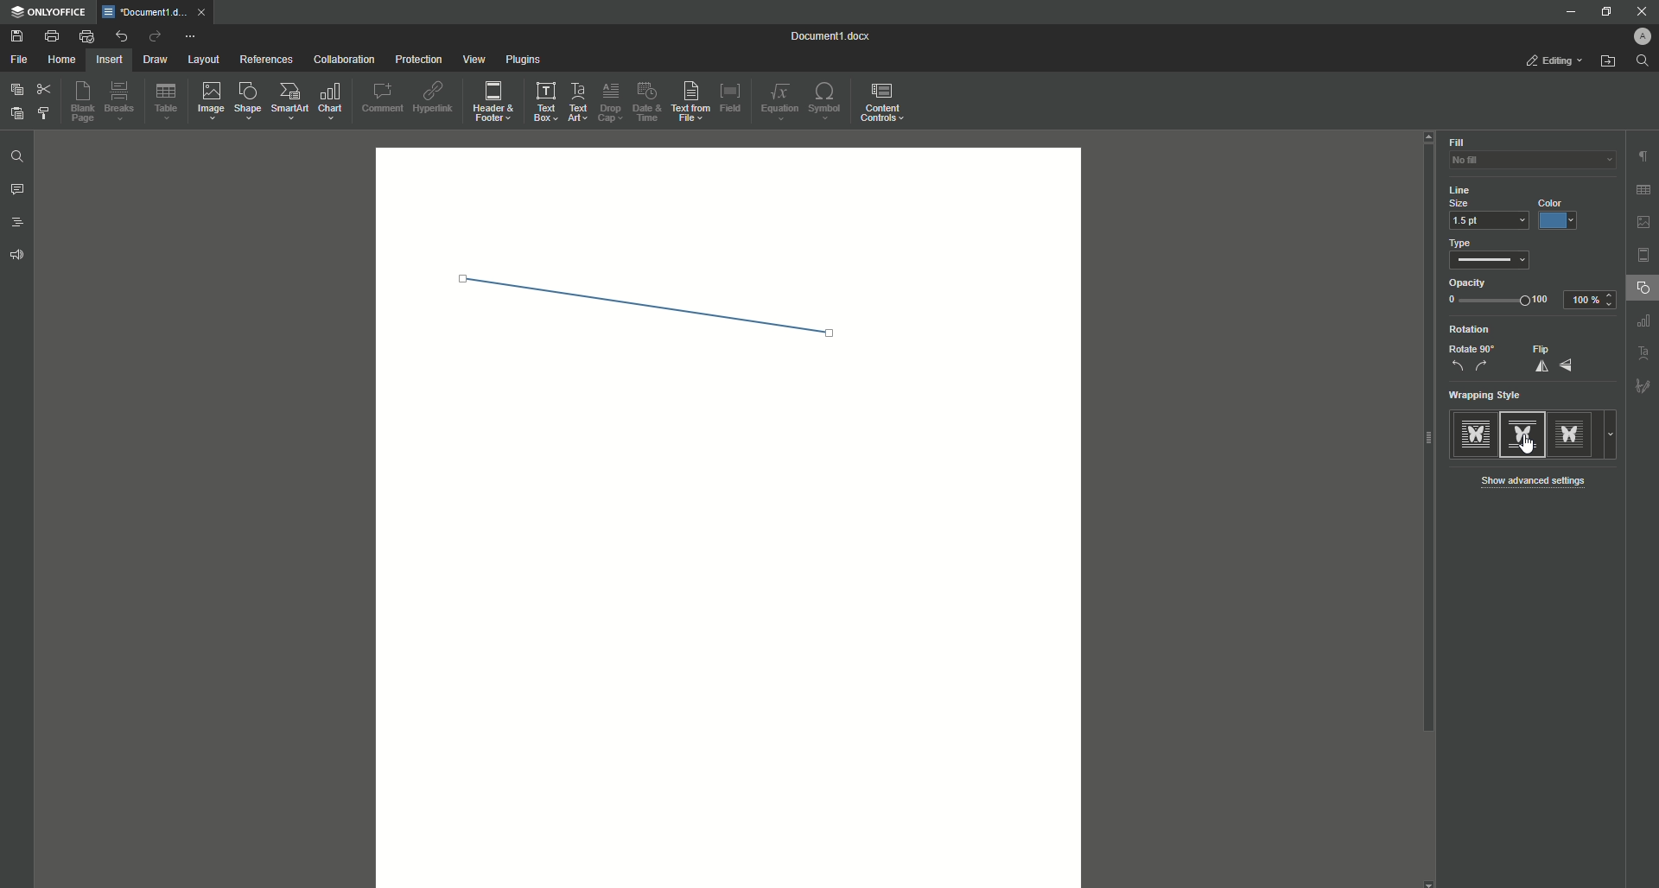 The image size is (1659, 888). Describe the element at coordinates (1642, 187) in the screenshot. I see `grid` at that location.